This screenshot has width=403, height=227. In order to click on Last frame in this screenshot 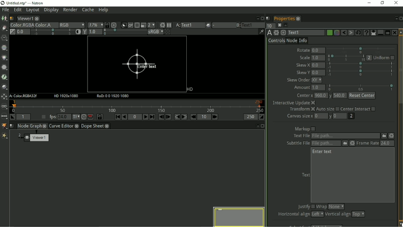, I will do `click(152, 117)`.